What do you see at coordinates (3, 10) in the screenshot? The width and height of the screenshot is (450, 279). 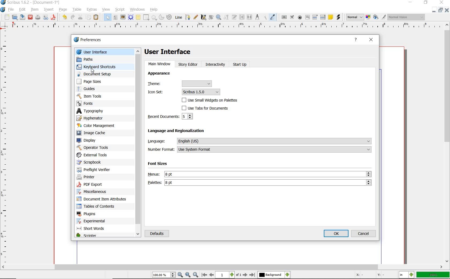 I see `system logo` at bounding box center [3, 10].